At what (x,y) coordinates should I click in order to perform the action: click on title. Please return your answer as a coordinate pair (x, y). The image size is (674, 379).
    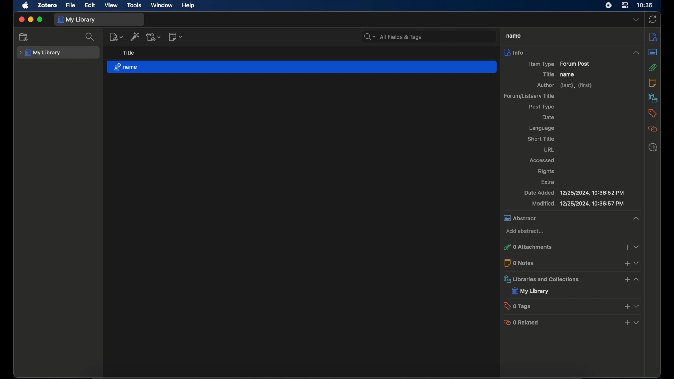
    Looking at the image, I should click on (548, 74).